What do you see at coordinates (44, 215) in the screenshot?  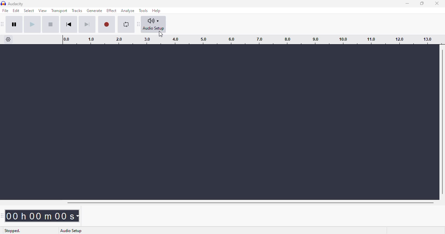 I see `time` at bounding box center [44, 215].